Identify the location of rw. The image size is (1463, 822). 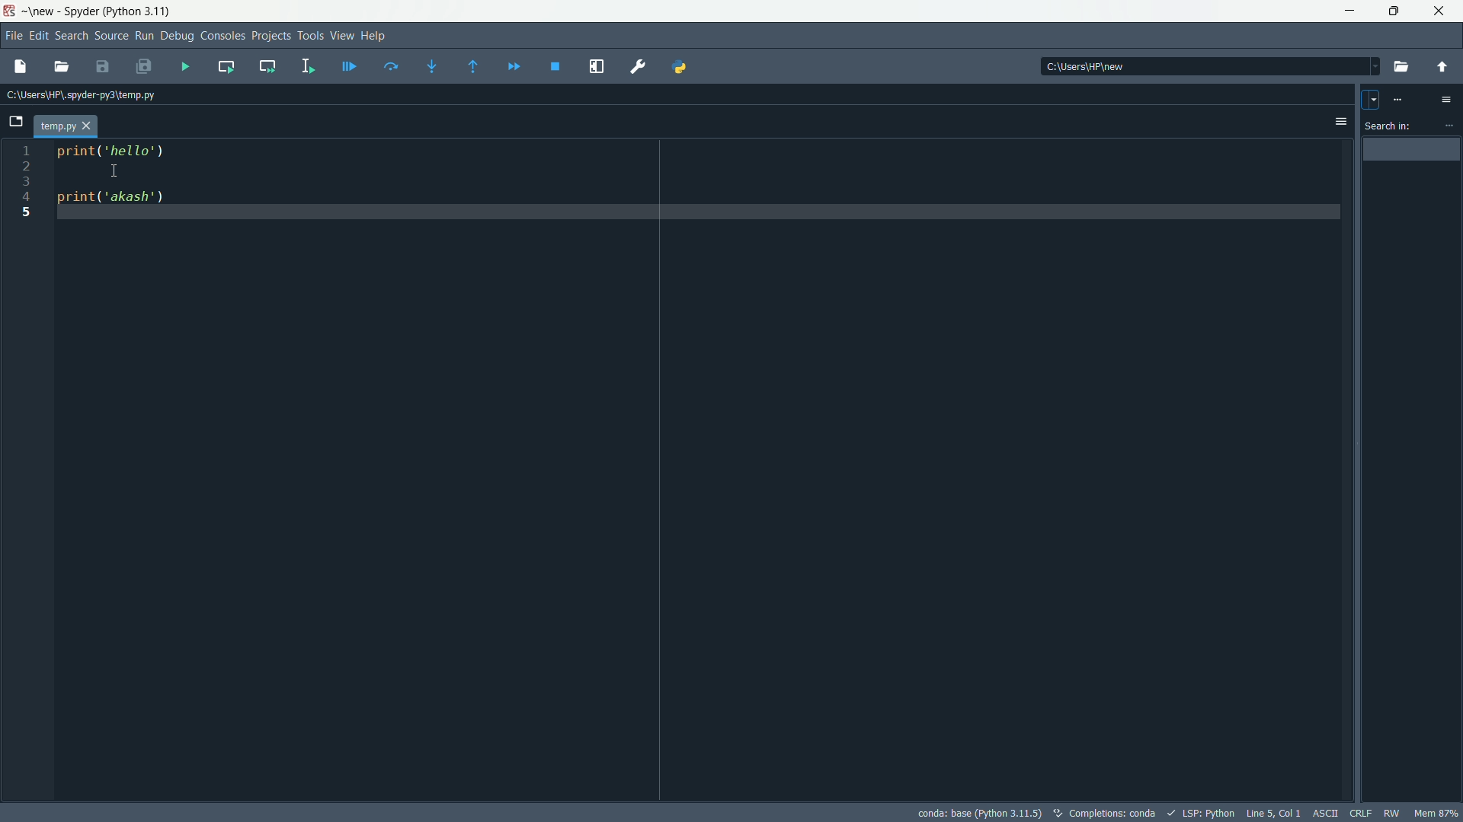
(1393, 812).